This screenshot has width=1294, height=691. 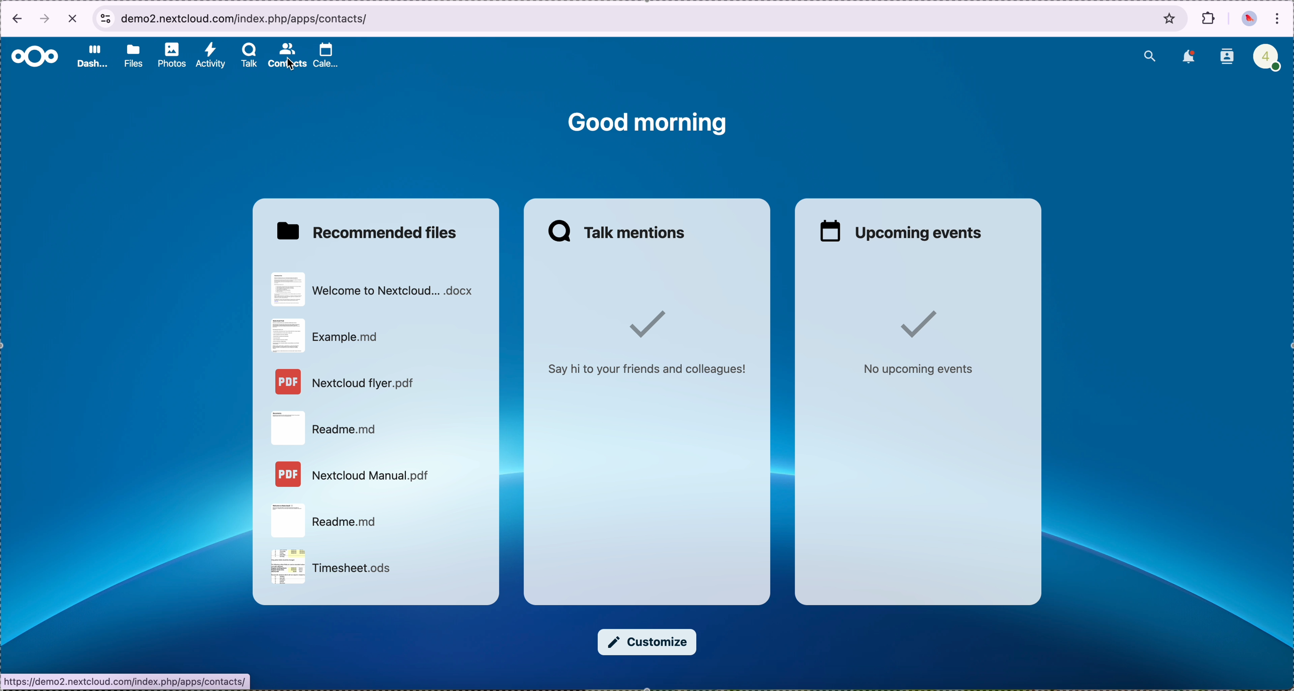 What do you see at coordinates (654, 341) in the screenshot?
I see `say hi to your friends` at bounding box center [654, 341].